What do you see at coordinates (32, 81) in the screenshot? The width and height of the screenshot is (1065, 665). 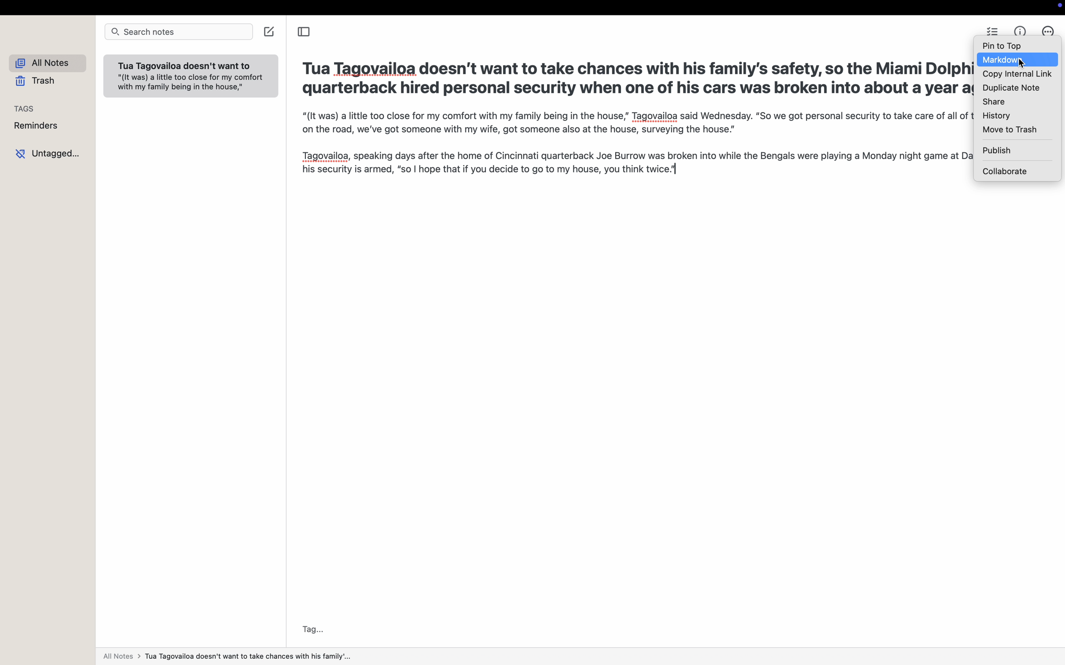 I see `trash` at bounding box center [32, 81].